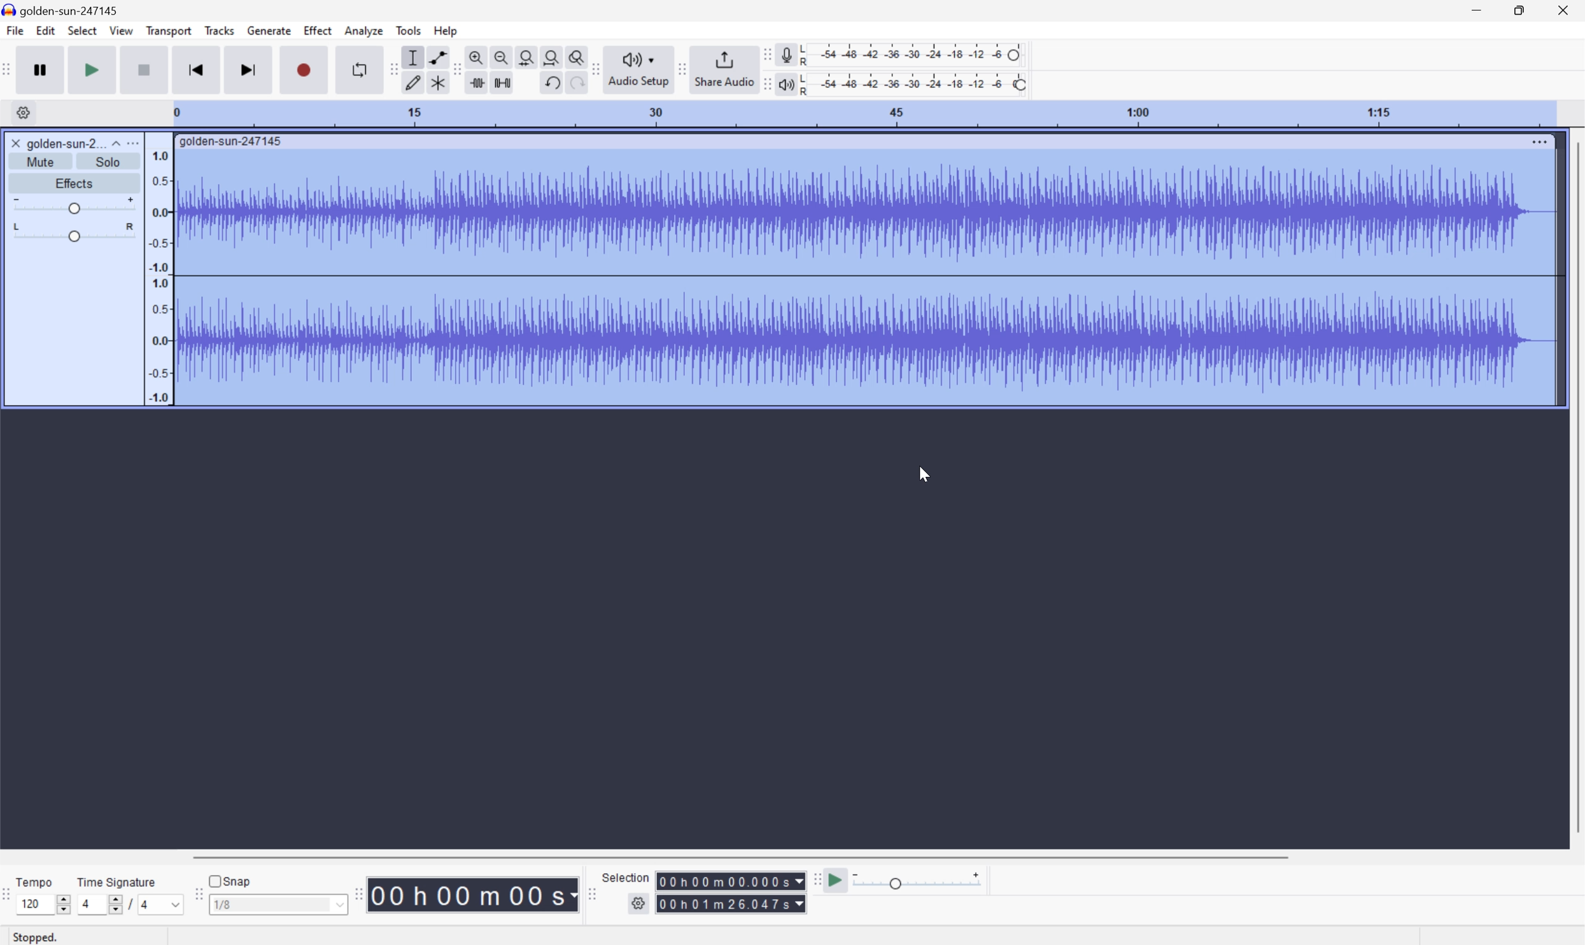 This screenshot has width=1585, height=945. I want to click on Play, so click(93, 69).